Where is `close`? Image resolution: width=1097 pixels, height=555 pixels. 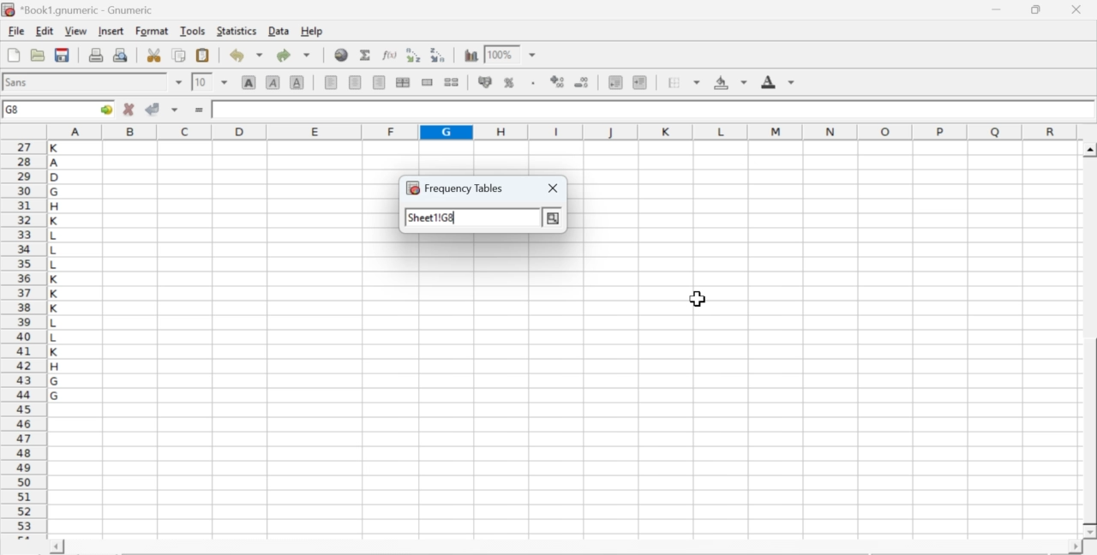 close is located at coordinates (1075, 9).